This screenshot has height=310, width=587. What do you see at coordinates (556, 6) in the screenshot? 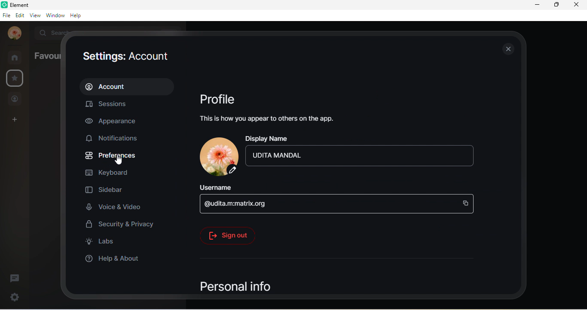
I see `maximize` at bounding box center [556, 6].